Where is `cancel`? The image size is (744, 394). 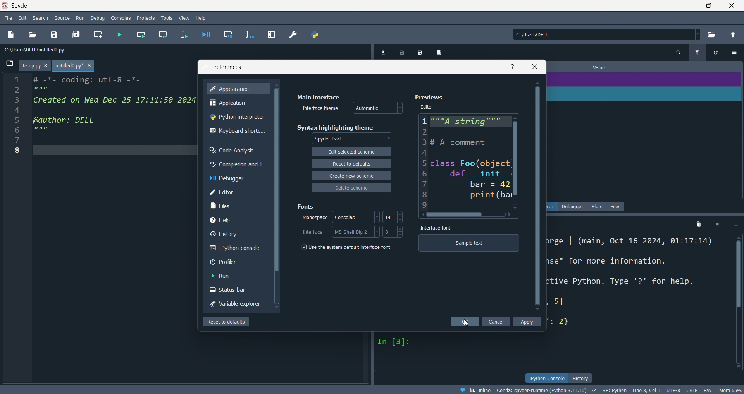 cancel is located at coordinates (497, 321).